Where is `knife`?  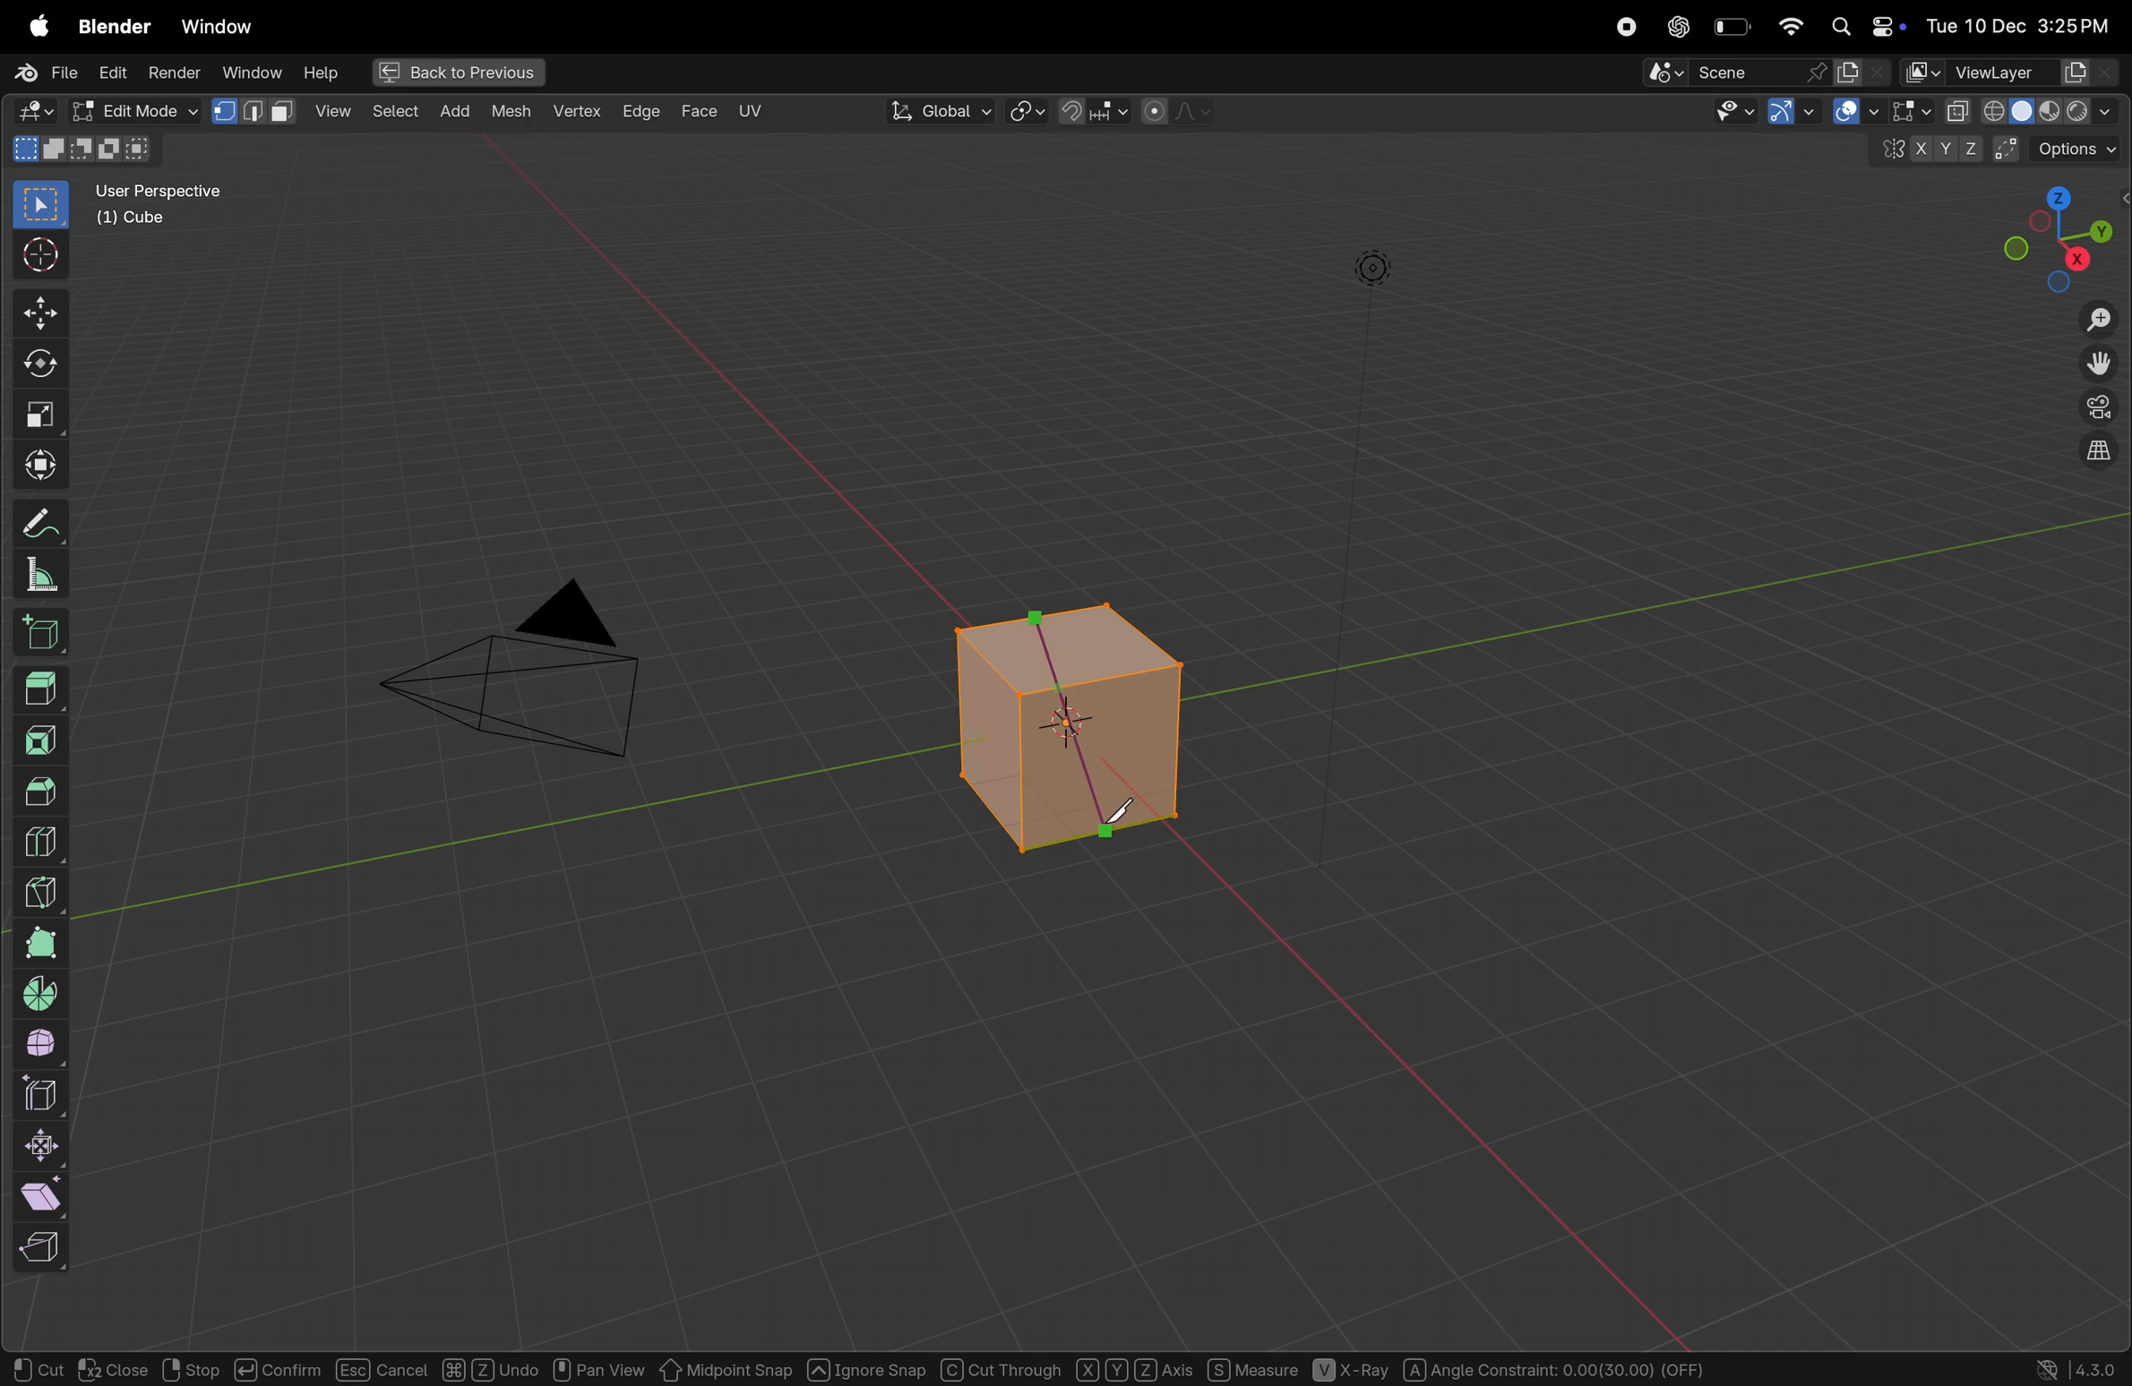
knife is located at coordinates (42, 889).